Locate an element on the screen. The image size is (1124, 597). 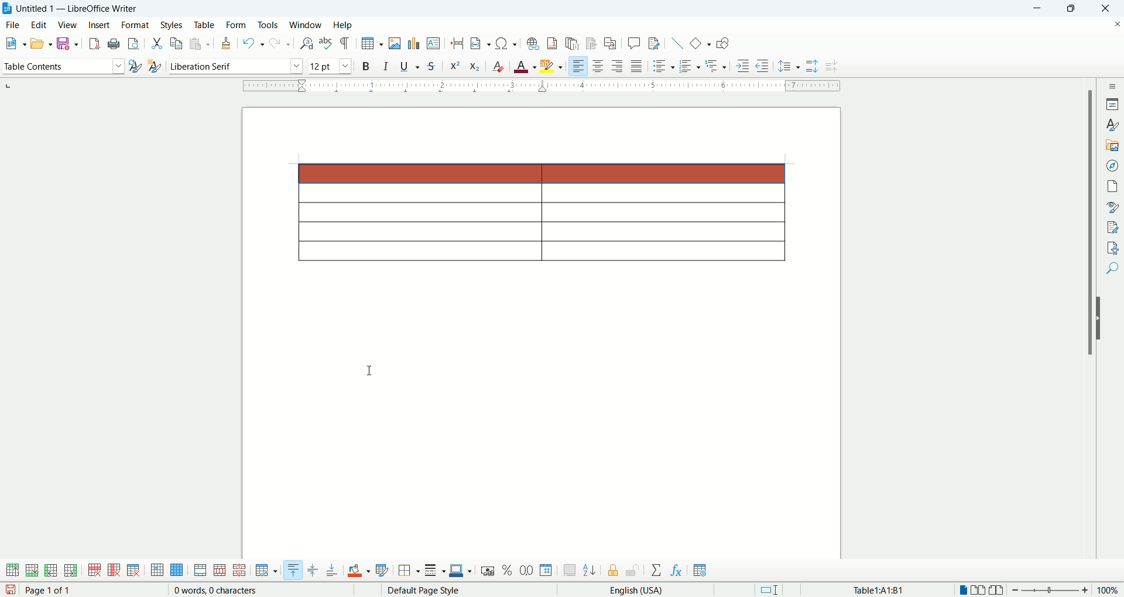
insert text box is located at coordinates (434, 43).